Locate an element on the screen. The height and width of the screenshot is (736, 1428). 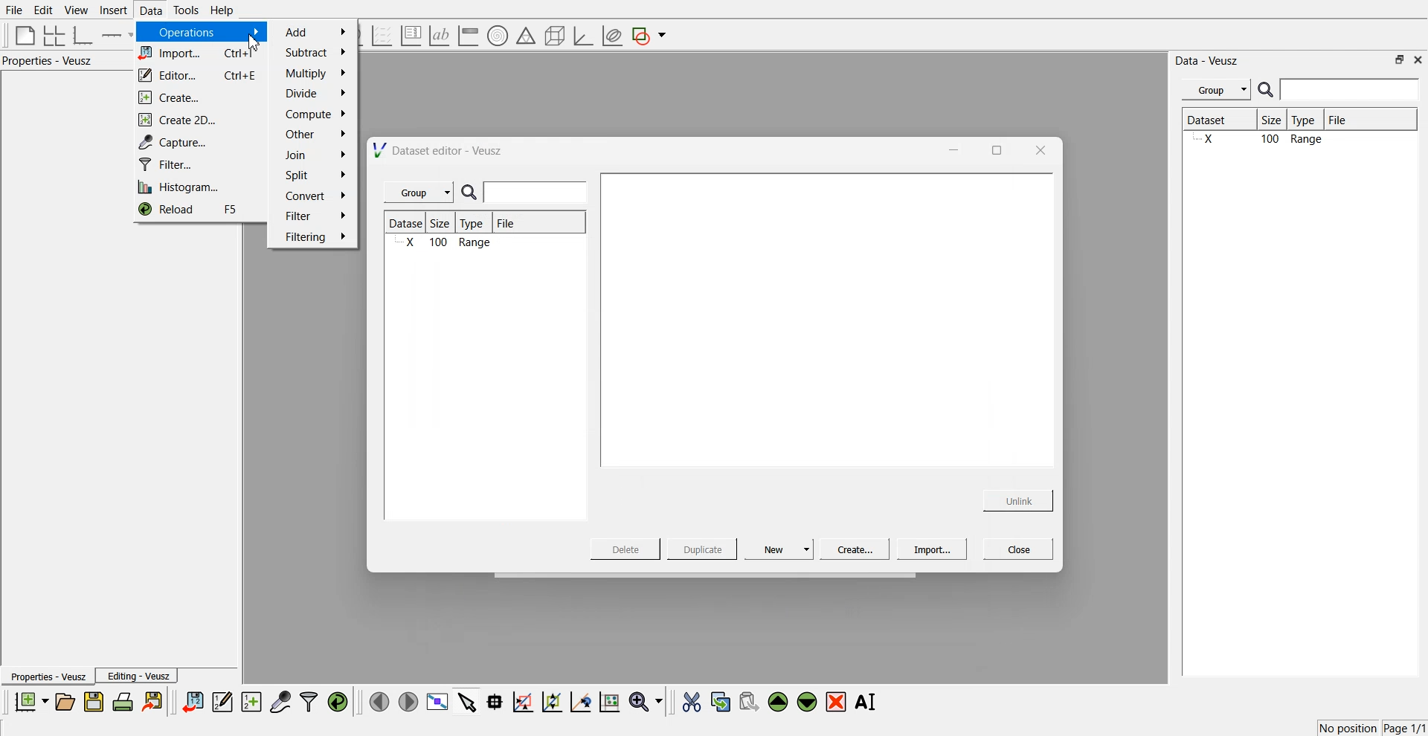
zoom funtions is located at coordinates (646, 703).